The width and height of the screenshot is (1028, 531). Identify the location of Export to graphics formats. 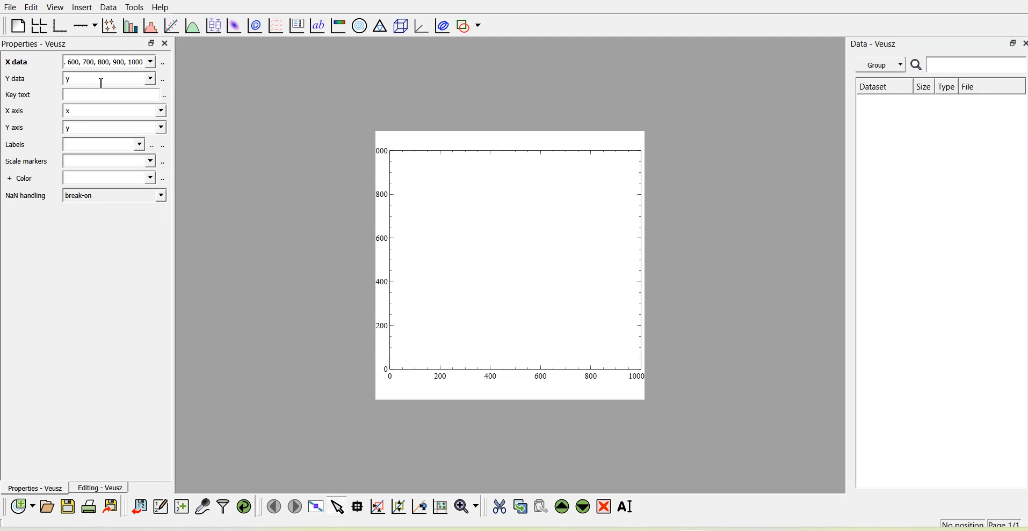
(110, 507).